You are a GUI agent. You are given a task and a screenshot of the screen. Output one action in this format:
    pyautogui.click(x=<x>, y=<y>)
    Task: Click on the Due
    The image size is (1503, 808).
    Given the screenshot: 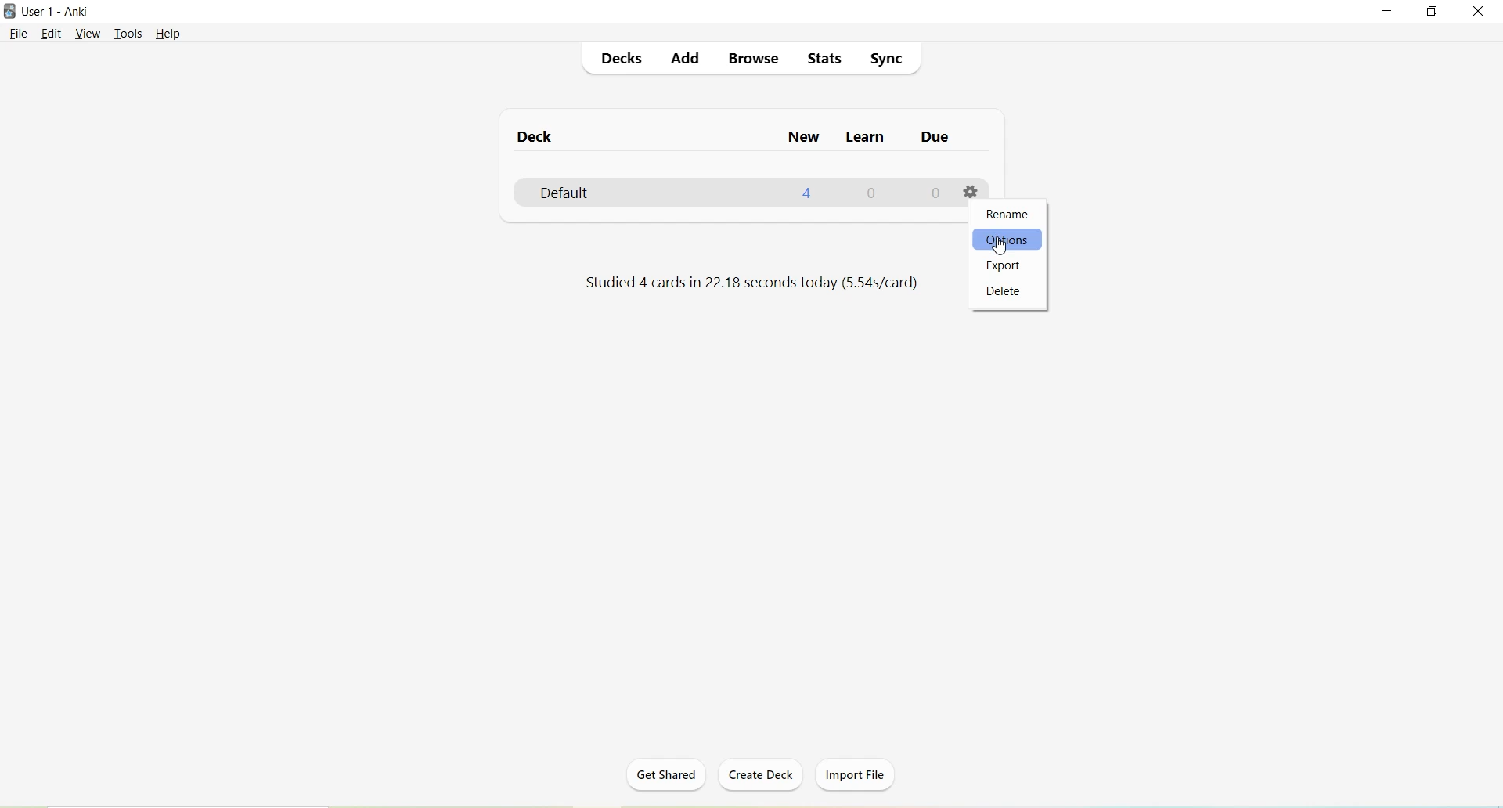 What is the action you would take?
    pyautogui.click(x=937, y=138)
    